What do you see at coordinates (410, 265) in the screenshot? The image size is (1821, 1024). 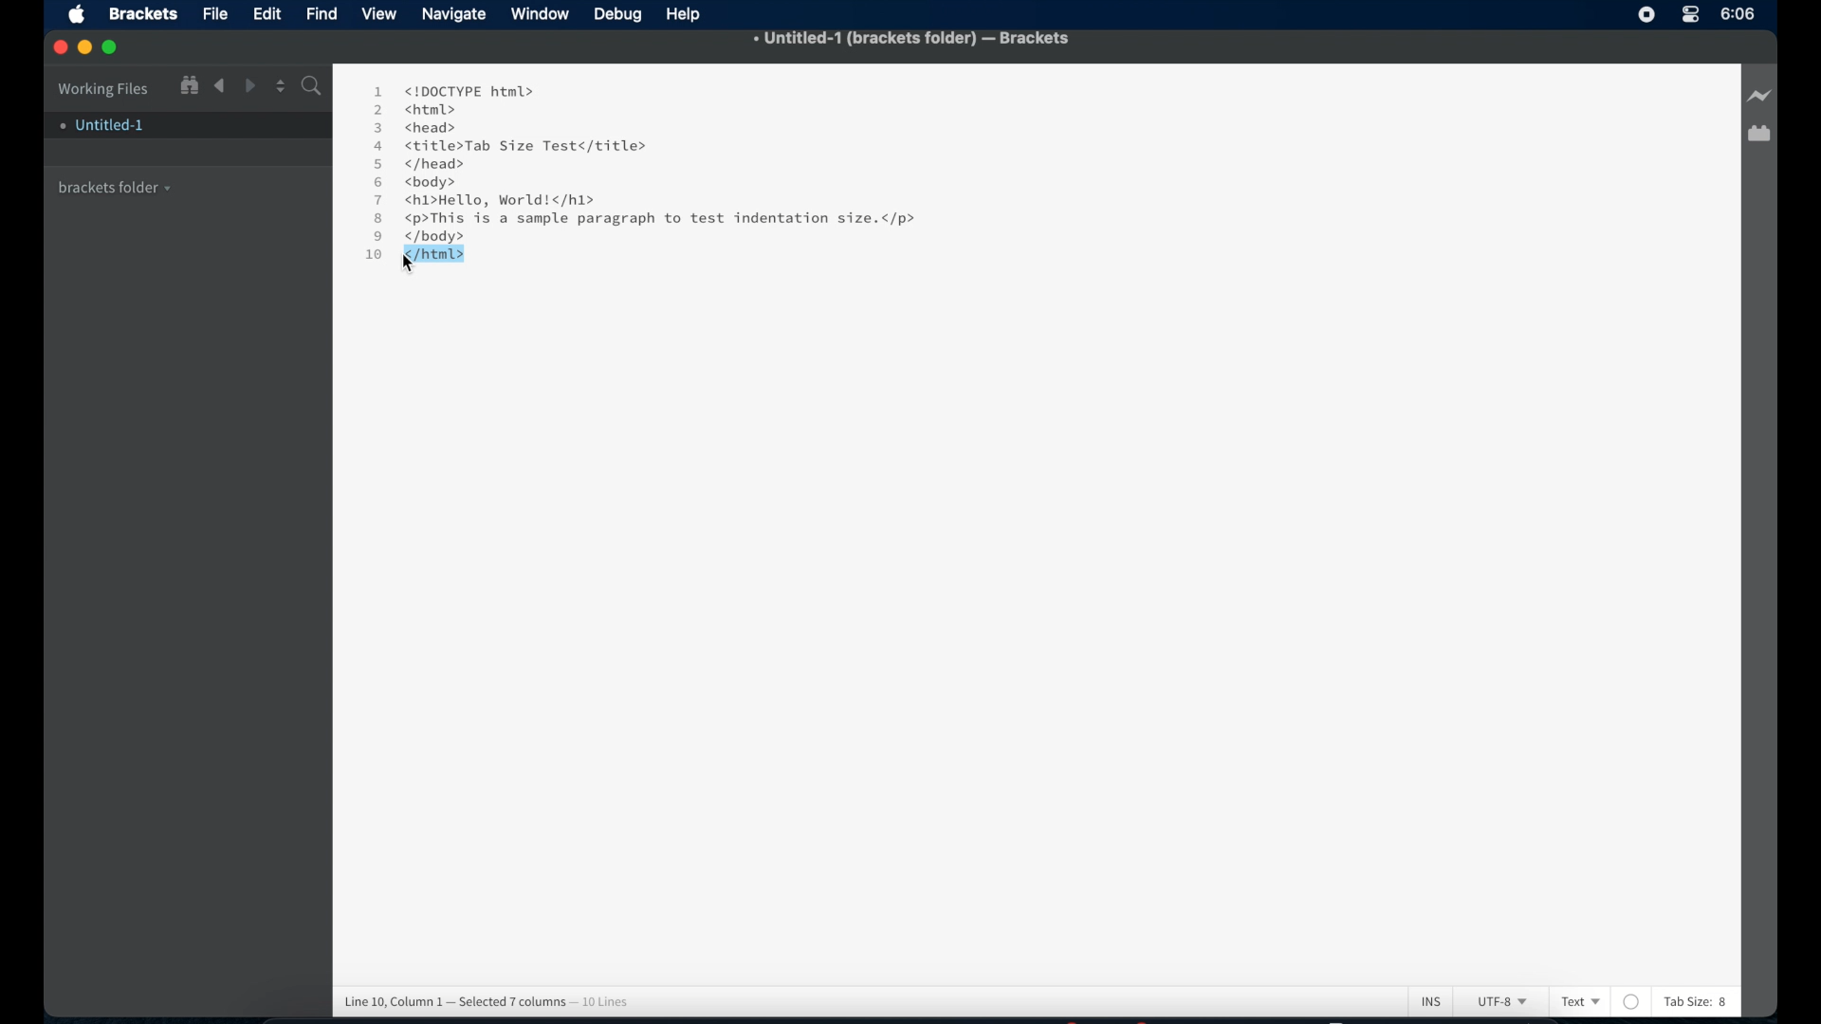 I see `cursor` at bounding box center [410, 265].